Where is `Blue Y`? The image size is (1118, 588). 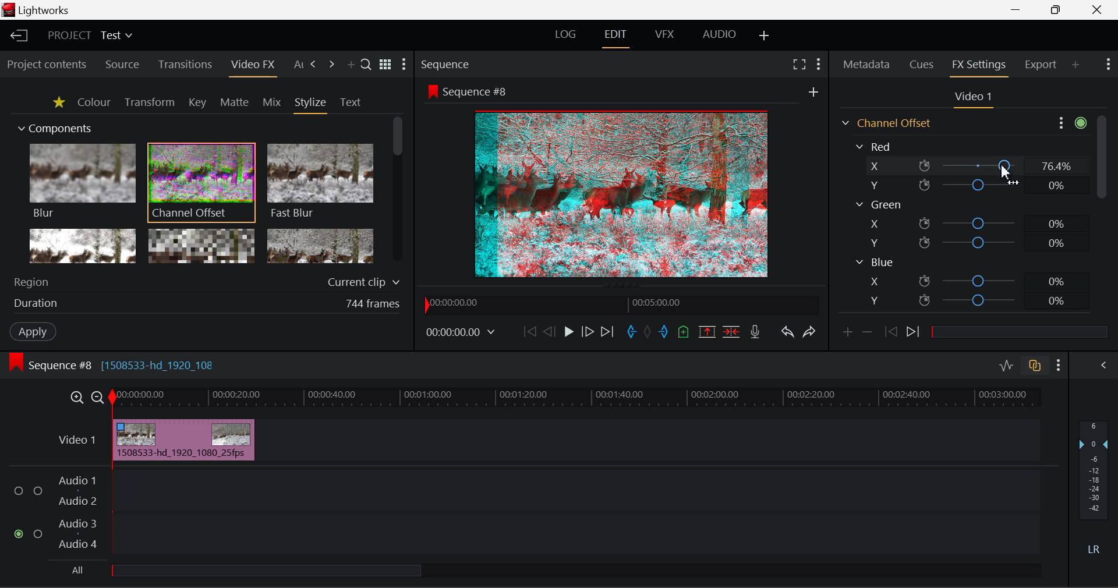
Blue Y is located at coordinates (971, 299).